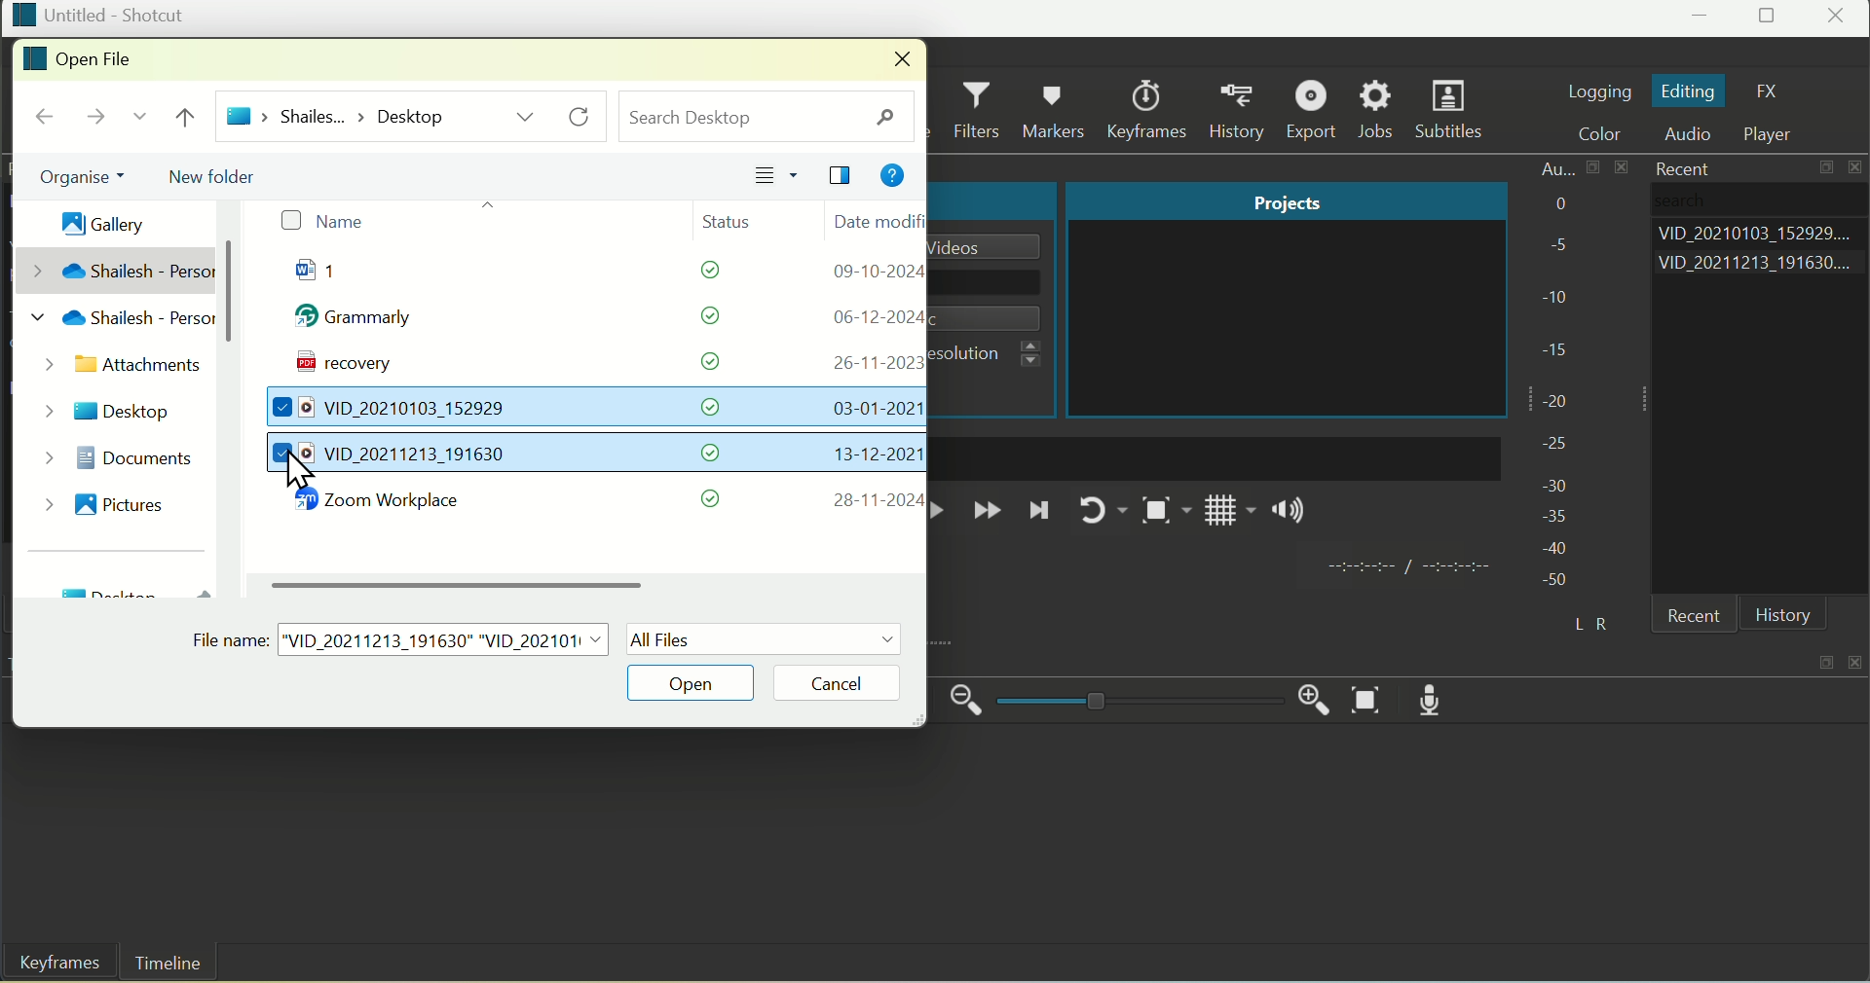 The width and height of the screenshot is (1870, 983). I want to click on Projects, so click(1285, 201).